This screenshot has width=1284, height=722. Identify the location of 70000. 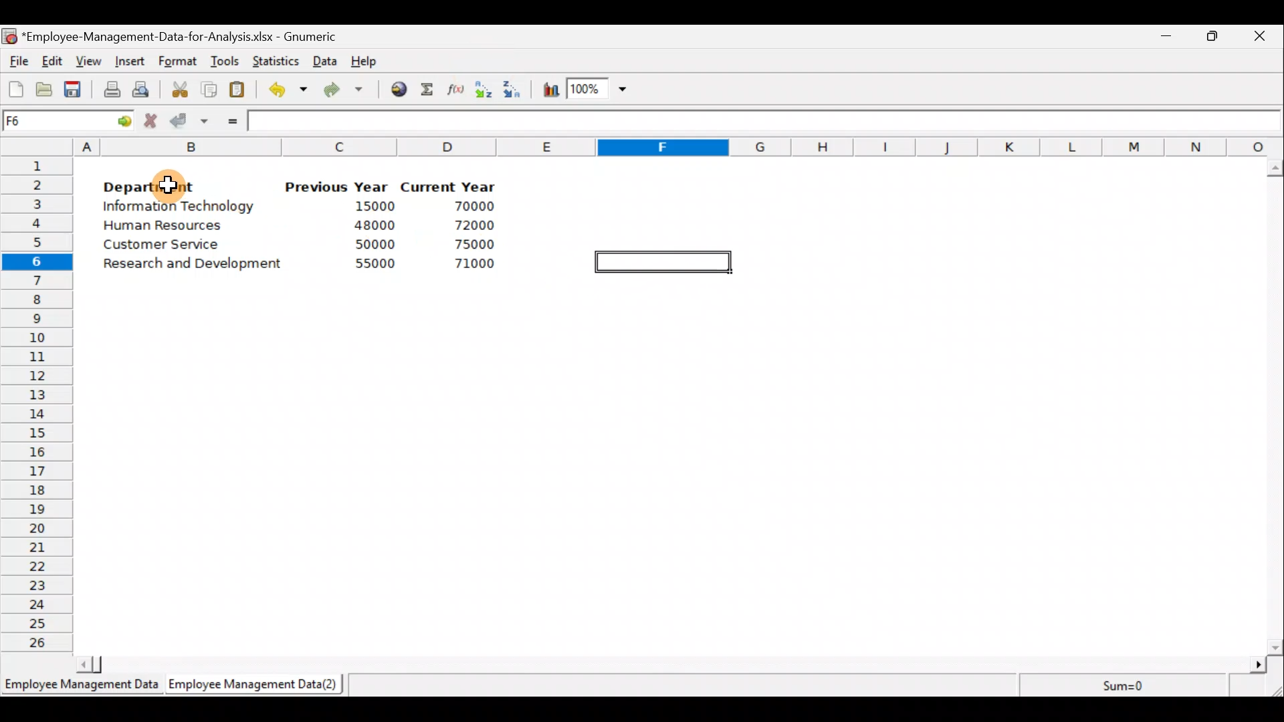
(474, 207).